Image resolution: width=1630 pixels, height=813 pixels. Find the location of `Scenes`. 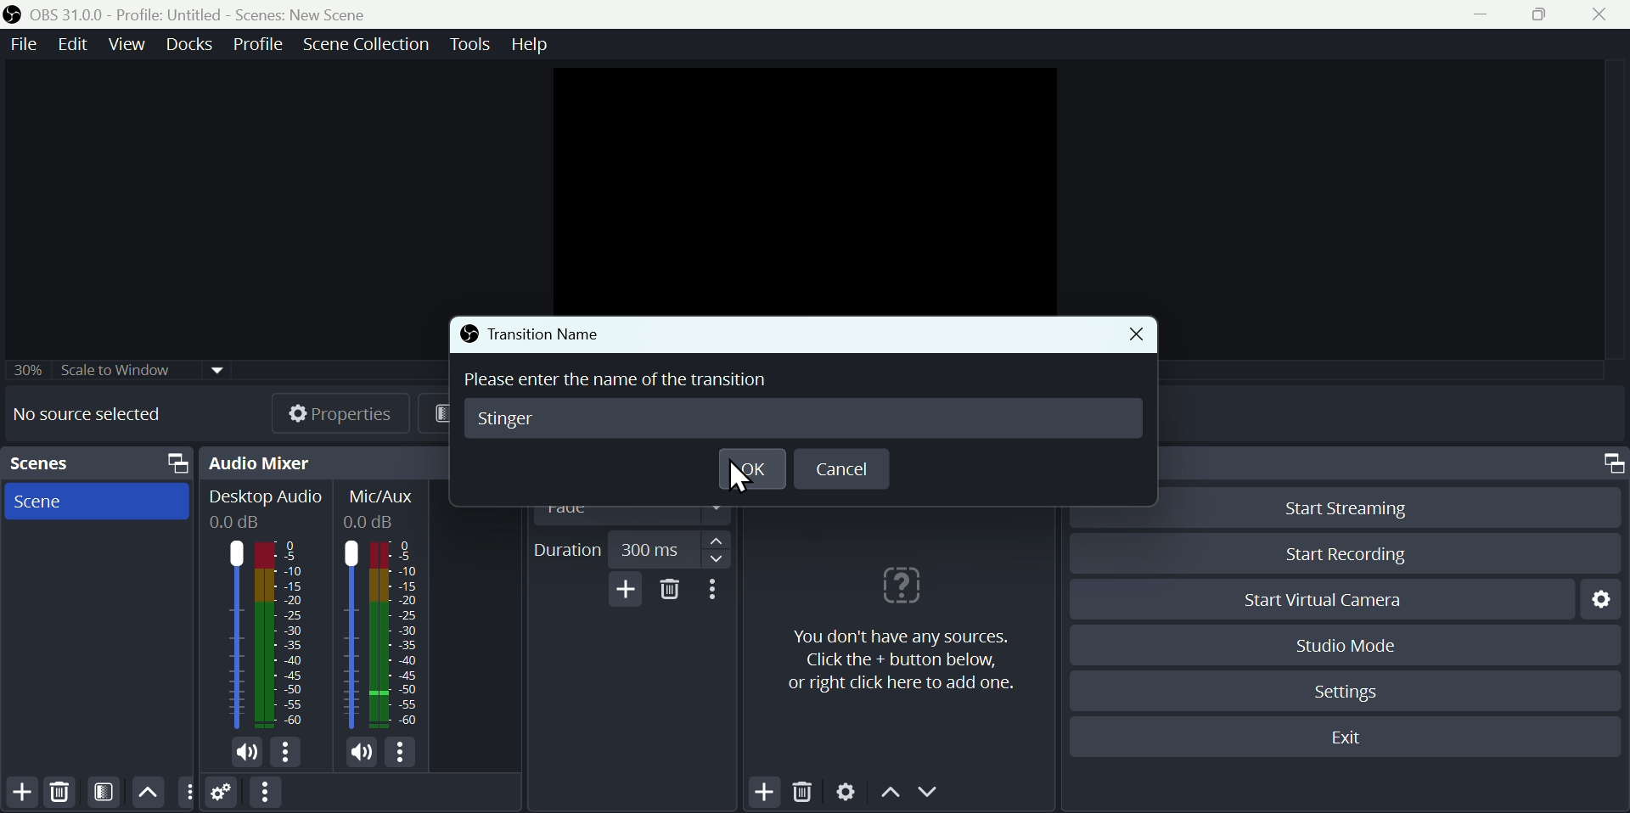

Scenes is located at coordinates (101, 463).